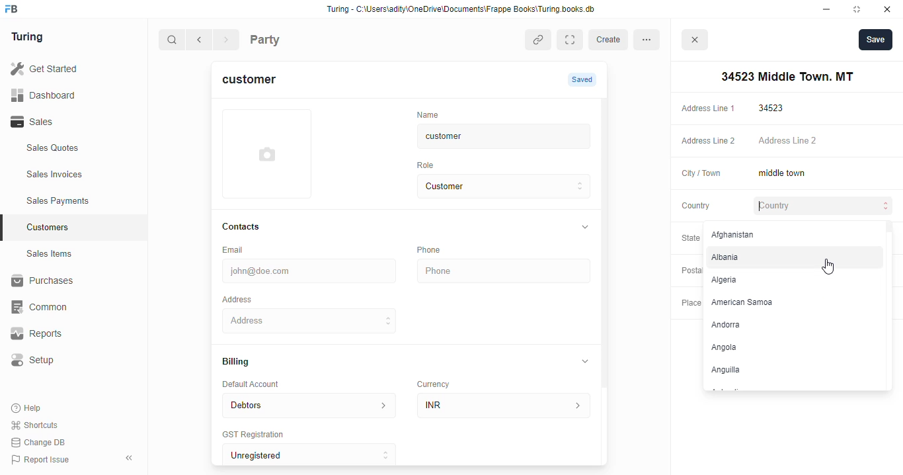  What do you see at coordinates (73, 254) in the screenshot?
I see `Sales Items.` at bounding box center [73, 254].